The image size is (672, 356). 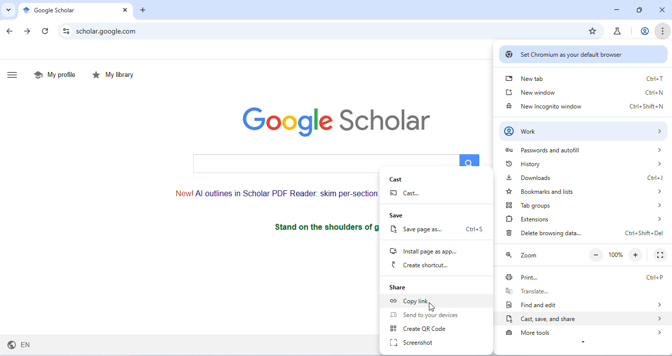 I want to click on send to devices, so click(x=429, y=315).